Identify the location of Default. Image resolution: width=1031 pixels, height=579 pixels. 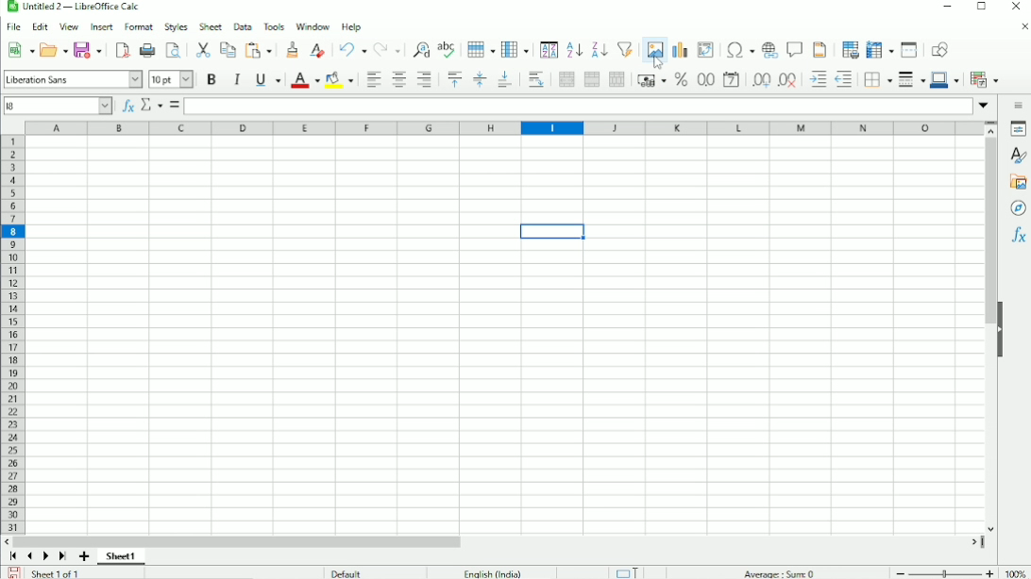
(348, 572).